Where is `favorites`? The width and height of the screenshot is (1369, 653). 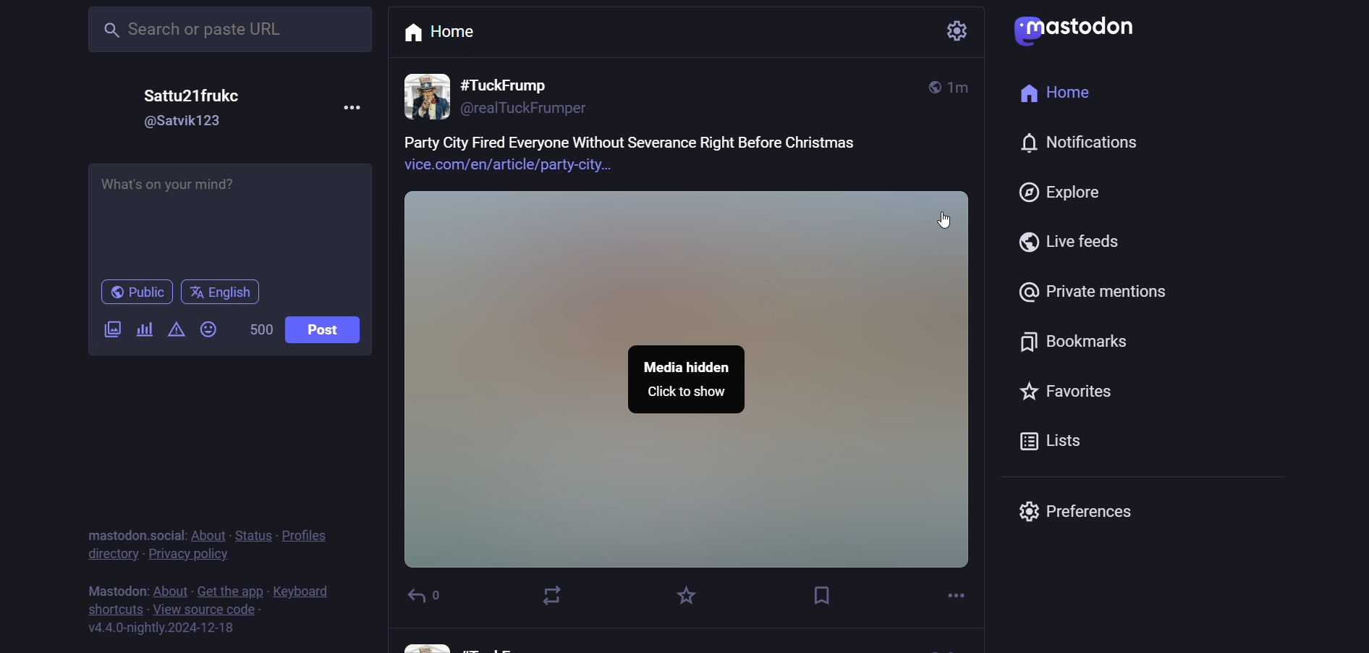
favorites is located at coordinates (686, 596).